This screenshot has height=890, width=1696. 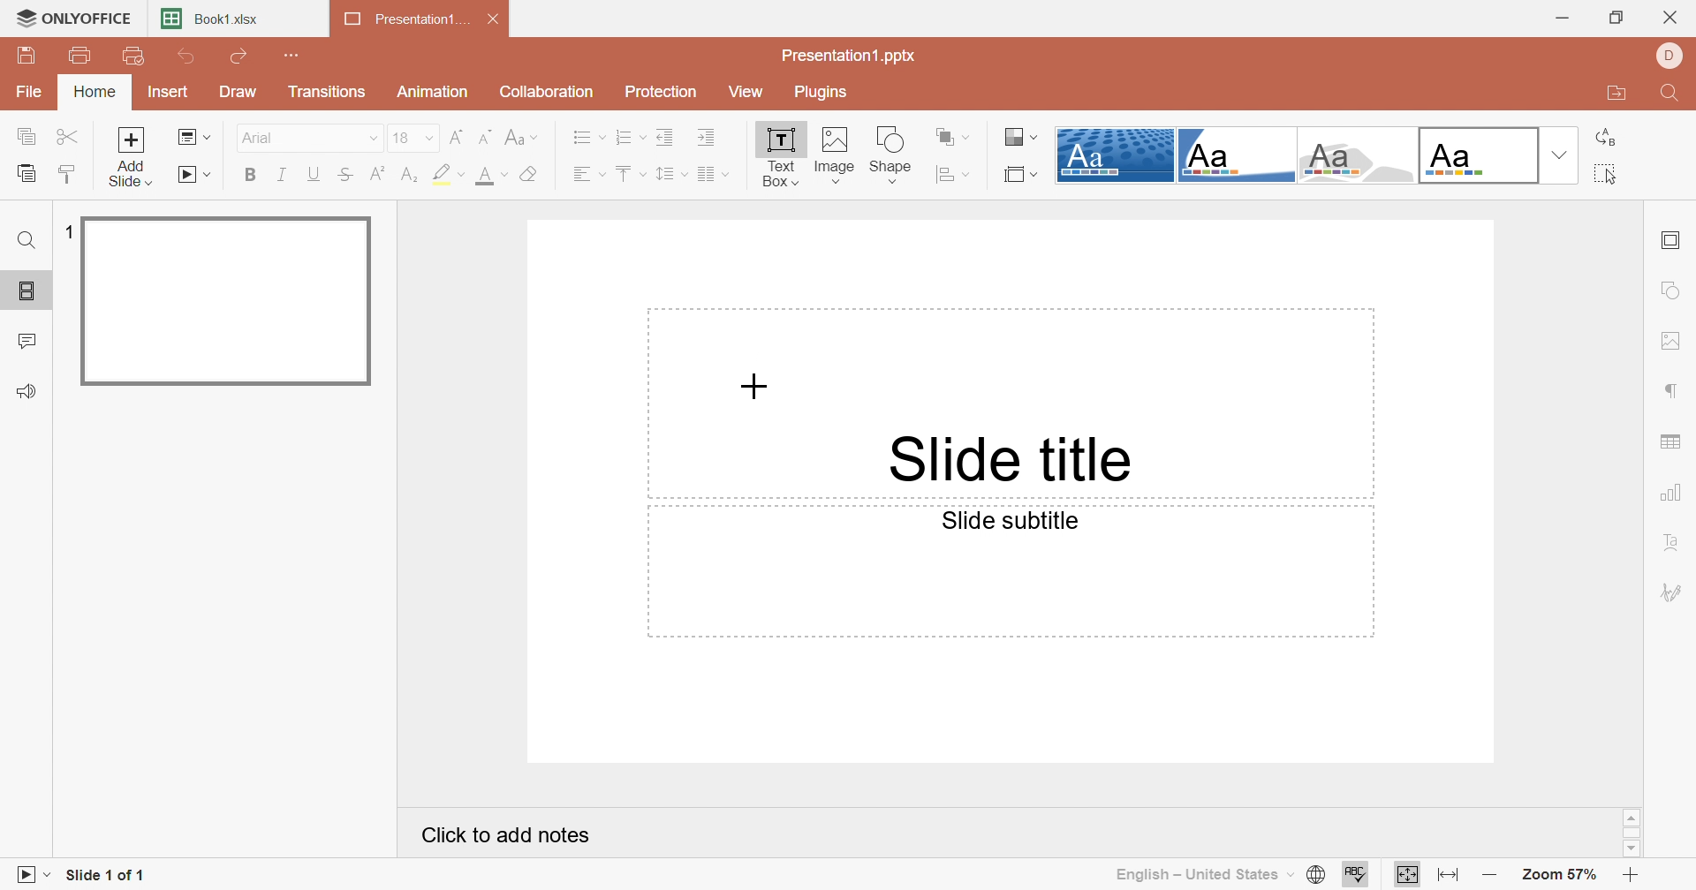 What do you see at coordinates (778, 159) in the screenshot?
I see `Text Box` at bounding box center [778, 159].